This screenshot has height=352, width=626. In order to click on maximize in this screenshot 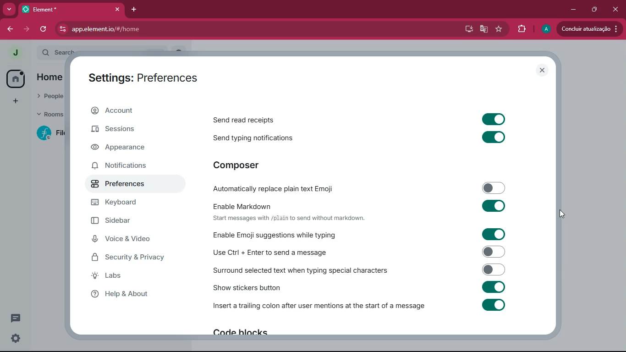, I will do `click(593, 9)`.